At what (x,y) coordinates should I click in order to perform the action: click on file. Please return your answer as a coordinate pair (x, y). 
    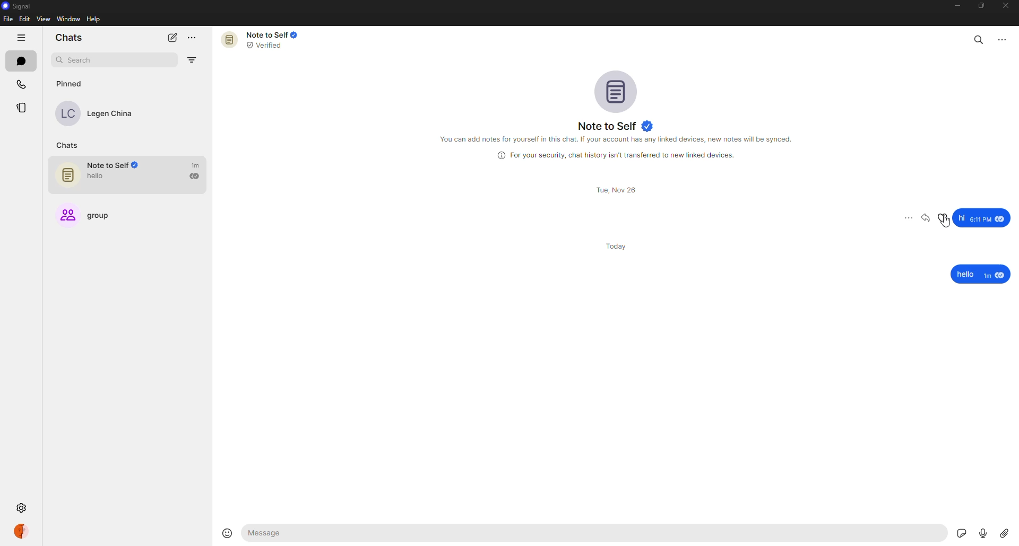
    Looking at the image, I should click on (7, 20).